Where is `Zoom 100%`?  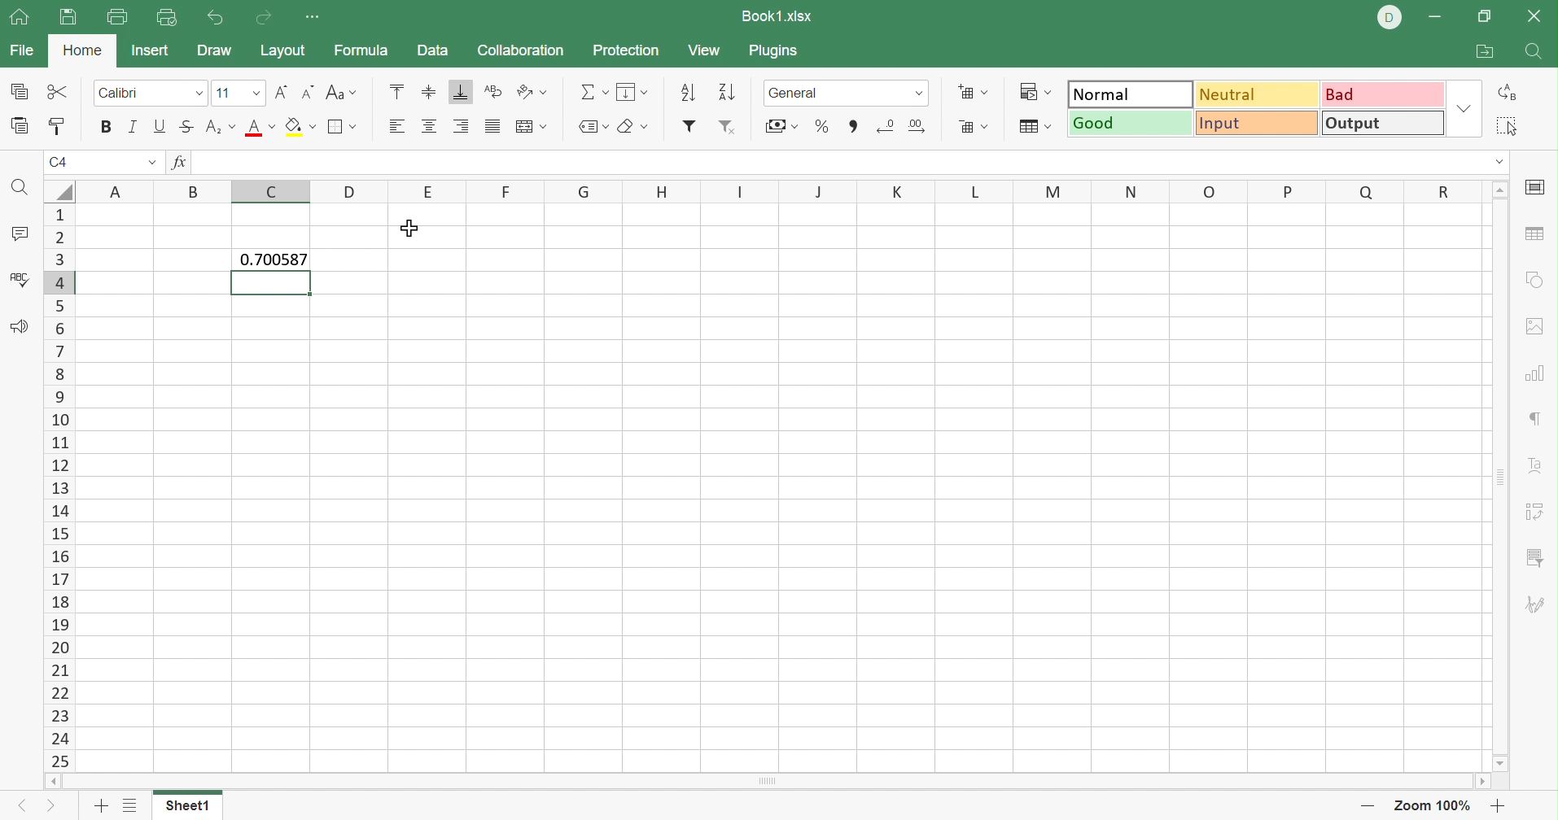
Zoom 100% is located at coordinates (1437, 805).